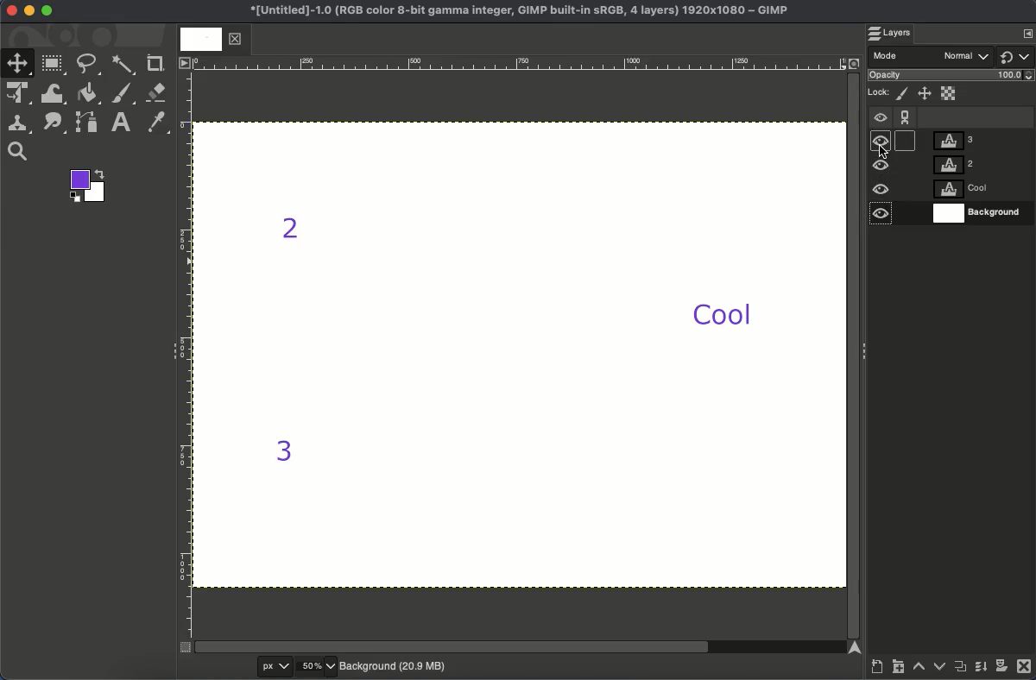  What do you see at coordinates (17, 152) in the screenshot?
I see `Search` at bounding box center [17, 152].